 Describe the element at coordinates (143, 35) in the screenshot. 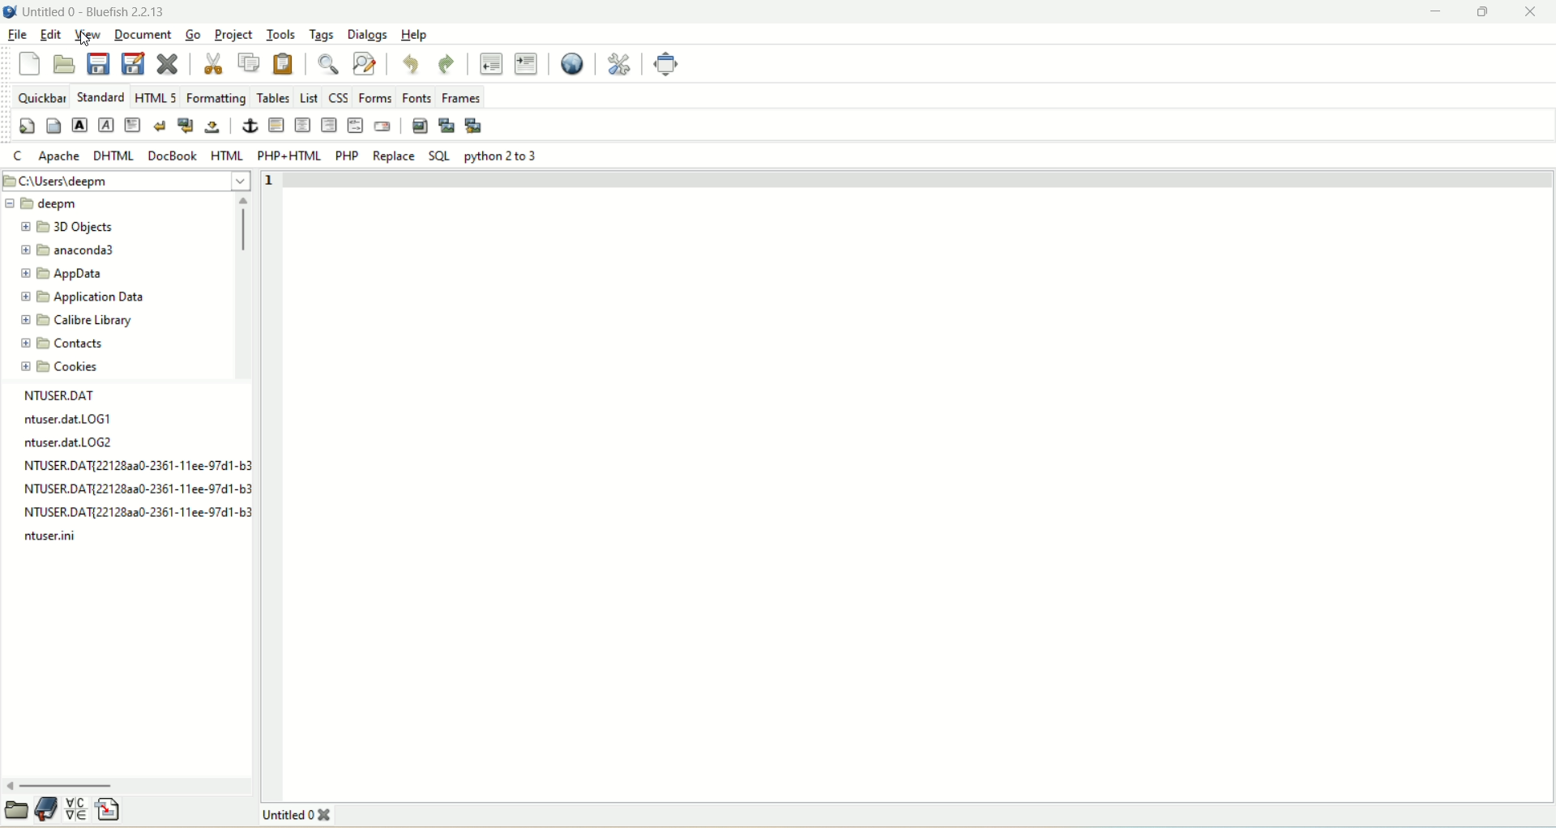

I see `document` at that location.